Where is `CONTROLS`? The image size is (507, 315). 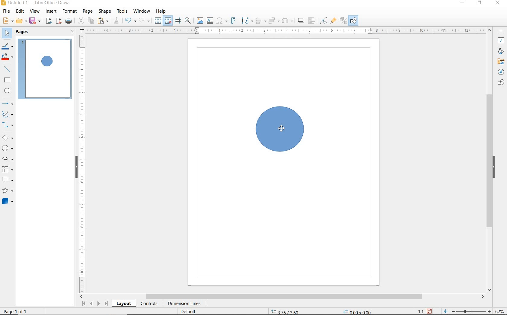 CONTROLS is located at coordinates (150, 304).